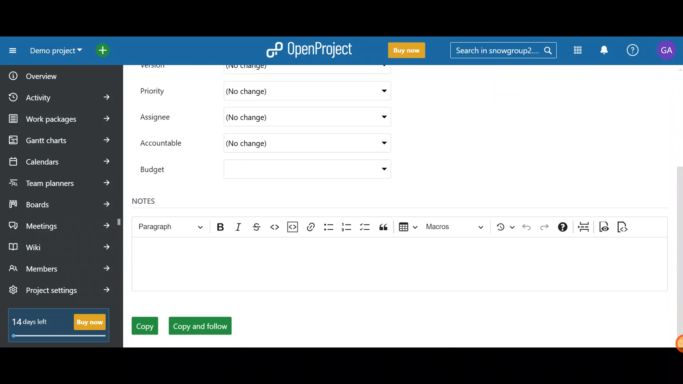 The image size is (683, 384). Describe the element at coordinates (62, 271) in the screenshot. I see `Members` at that location.